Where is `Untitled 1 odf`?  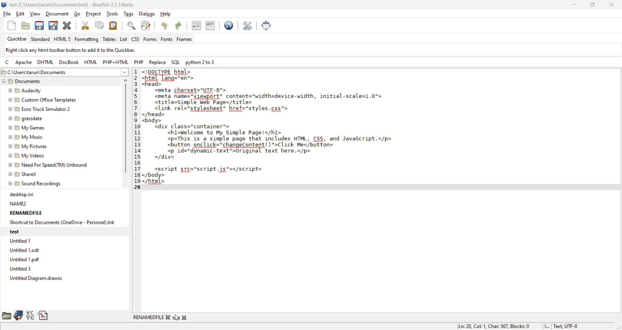 Untitled 1 odf is located at coordinates (27, 258).